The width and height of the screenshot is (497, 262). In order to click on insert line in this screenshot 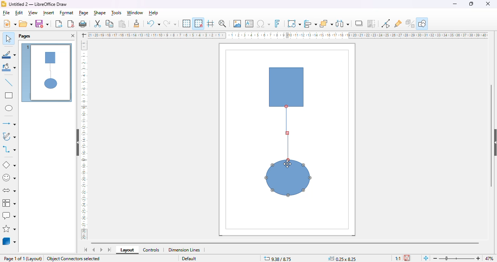, I will do `click(9, 82)`.